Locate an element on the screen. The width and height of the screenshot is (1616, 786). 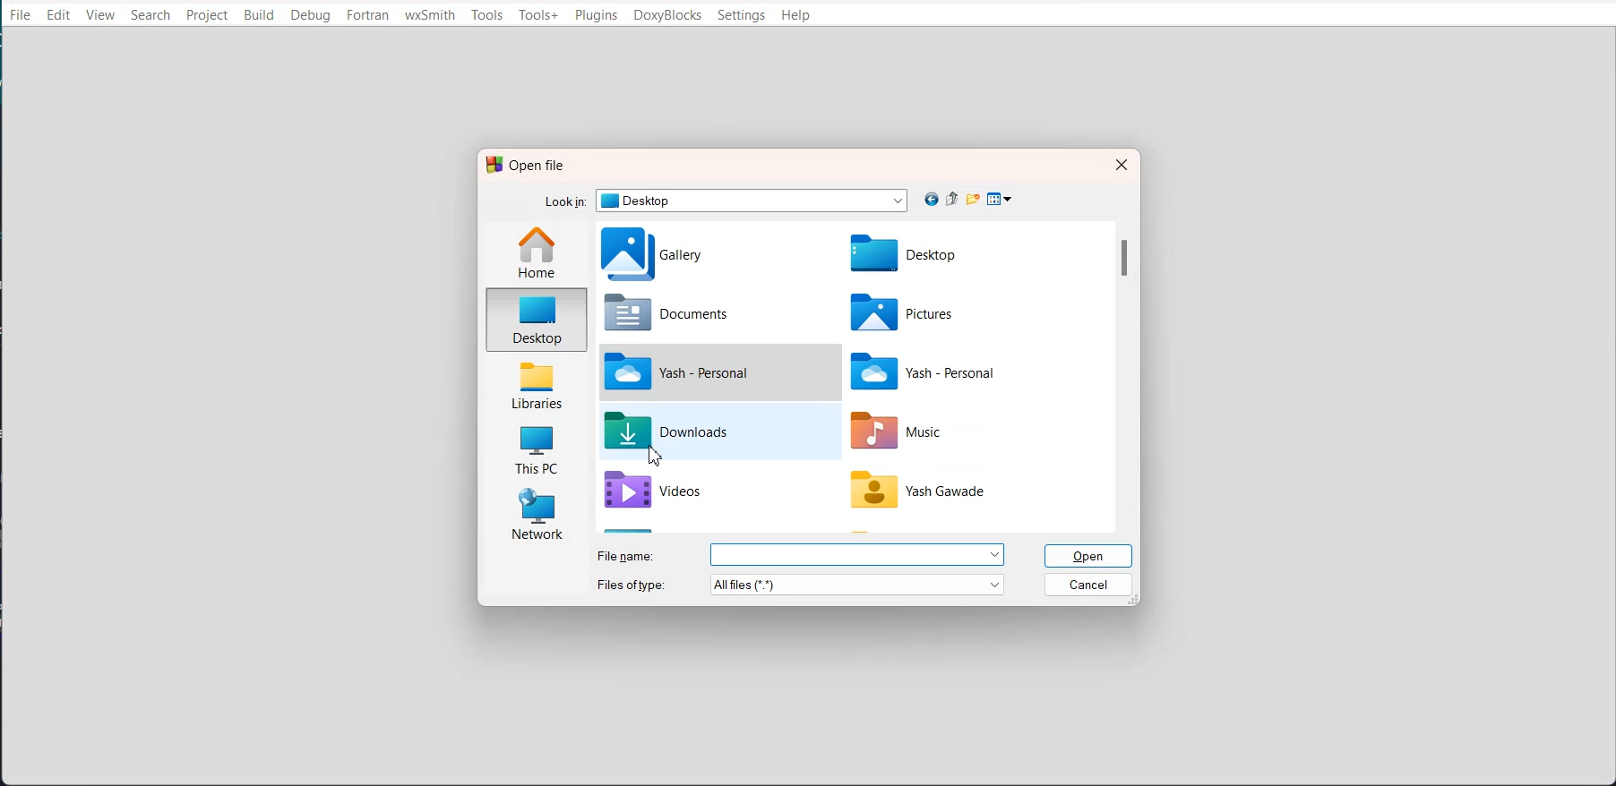
cursor is located at coordinates (657, 457).